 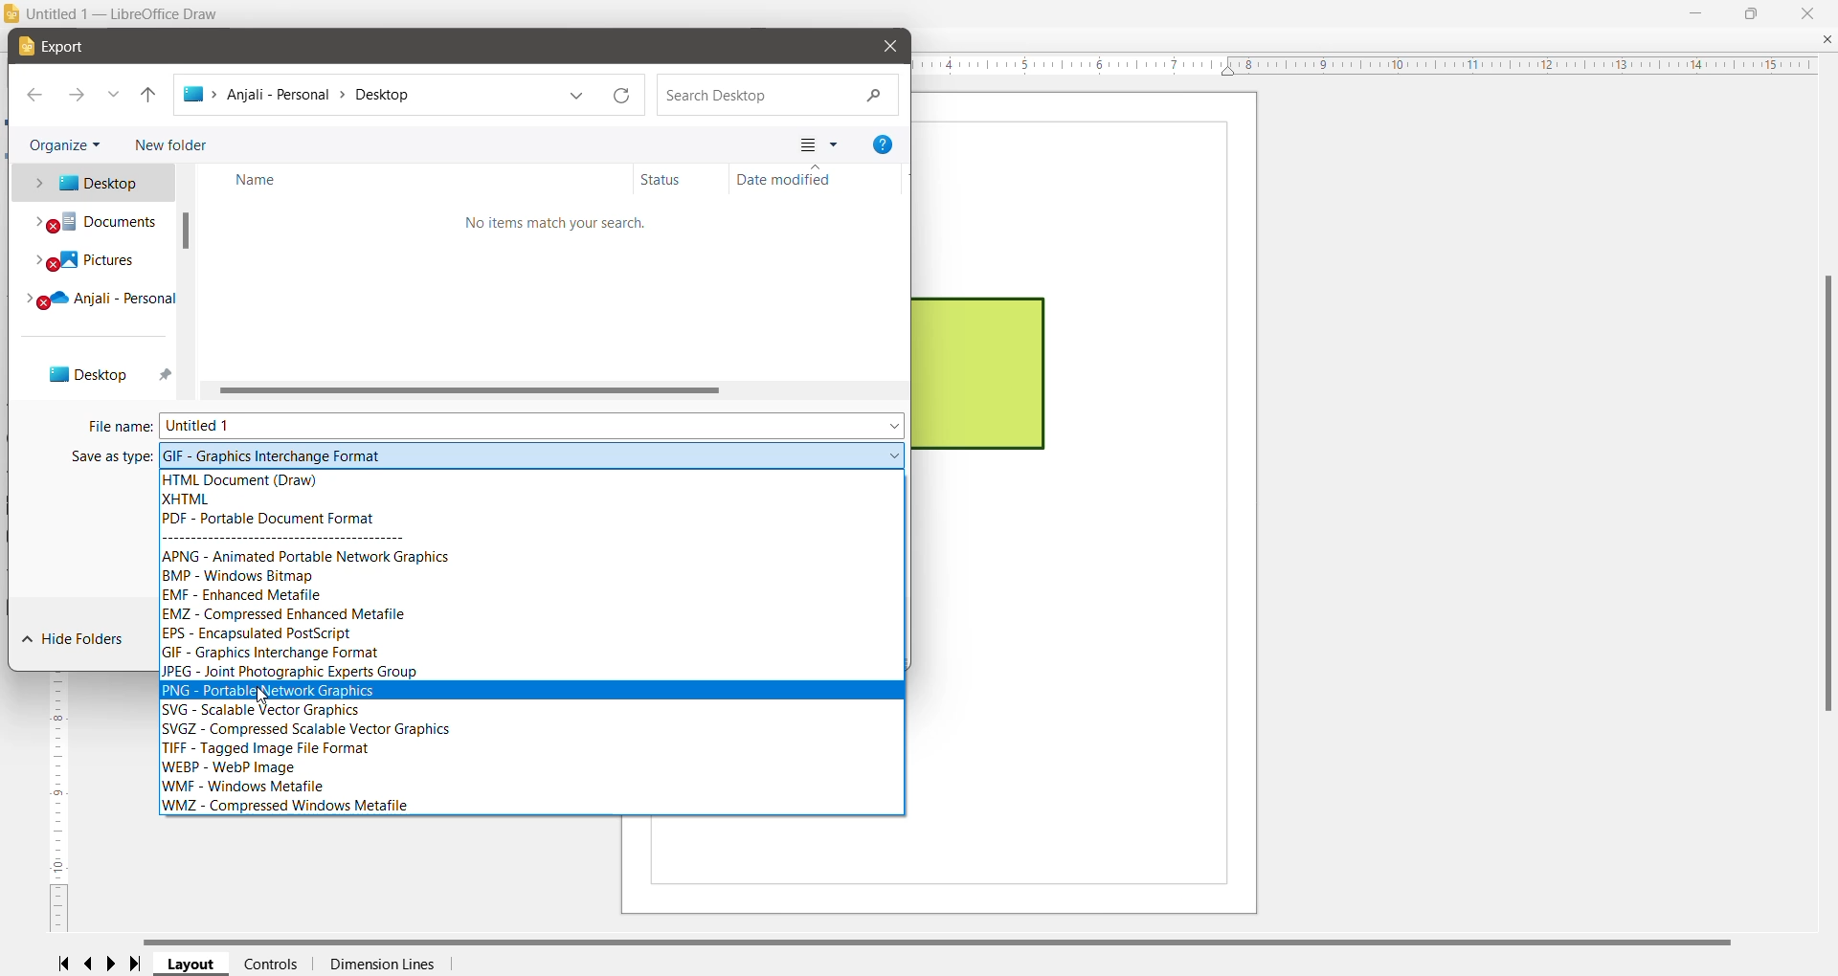 I want to click on File name, so click(x=119, y=428).